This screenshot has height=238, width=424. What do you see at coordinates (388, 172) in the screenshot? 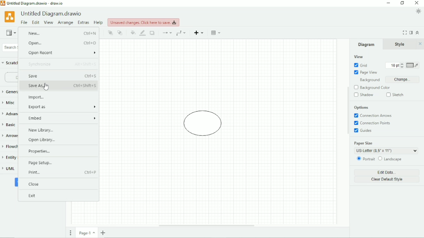
I see `Edit Data` at bounding box center [388, 172].